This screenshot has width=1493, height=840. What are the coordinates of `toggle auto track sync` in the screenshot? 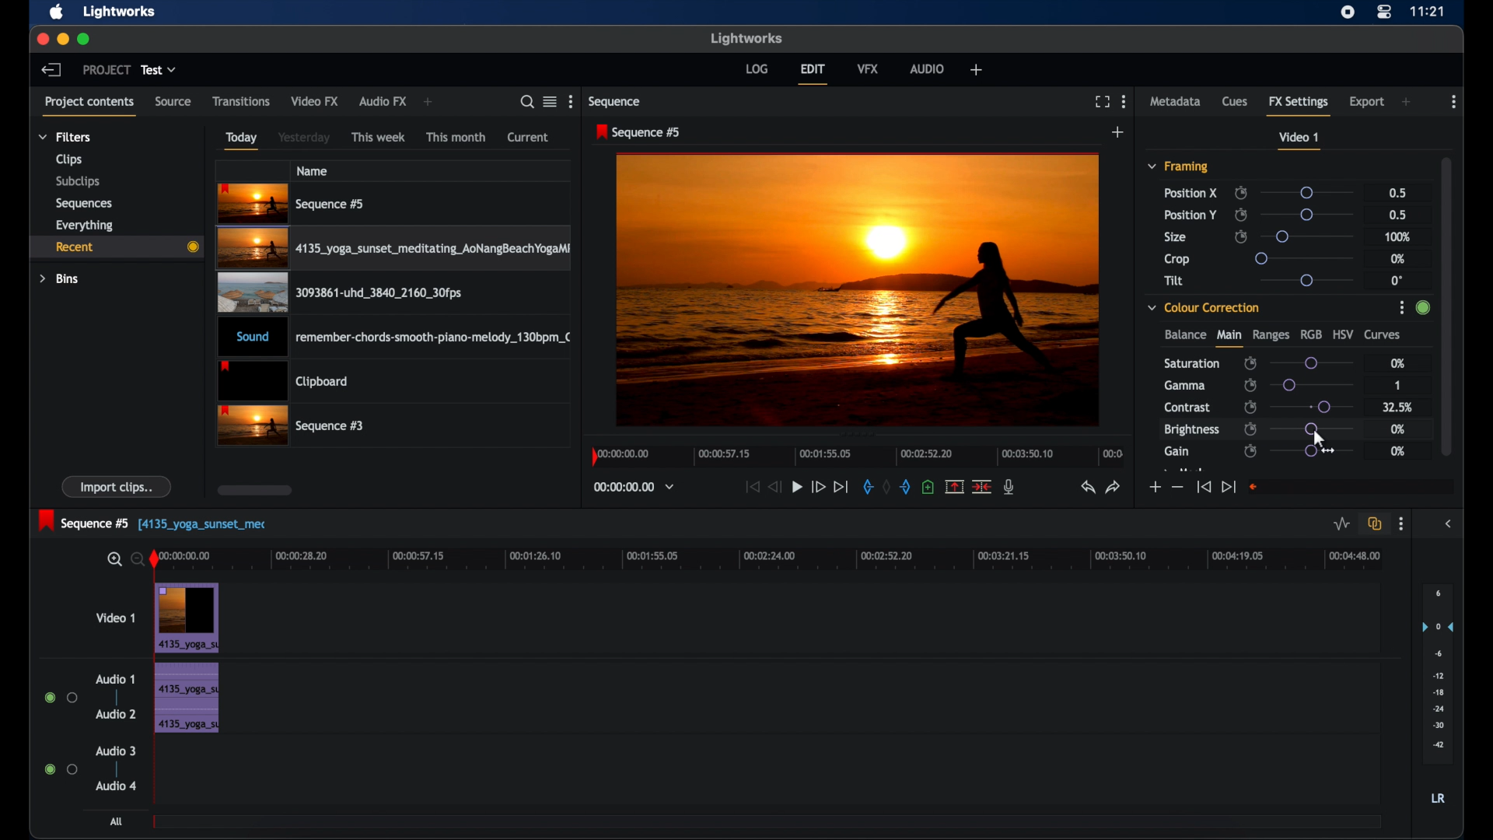 It's located at (1375, 524).